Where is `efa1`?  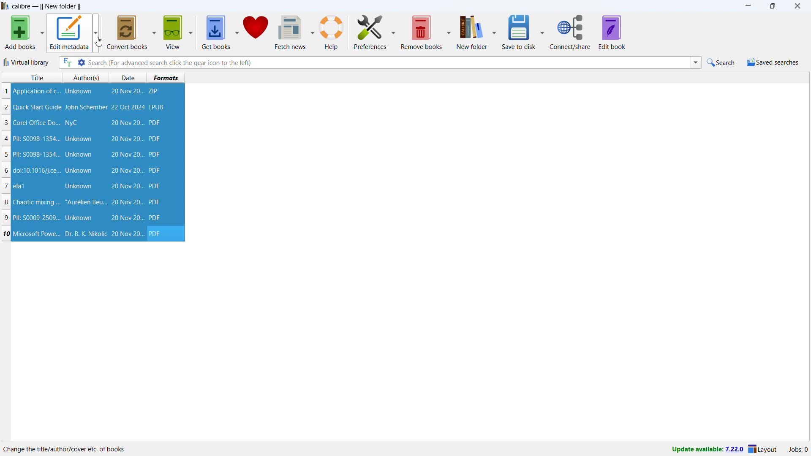 efa1 is located at coordinates (20, 186).